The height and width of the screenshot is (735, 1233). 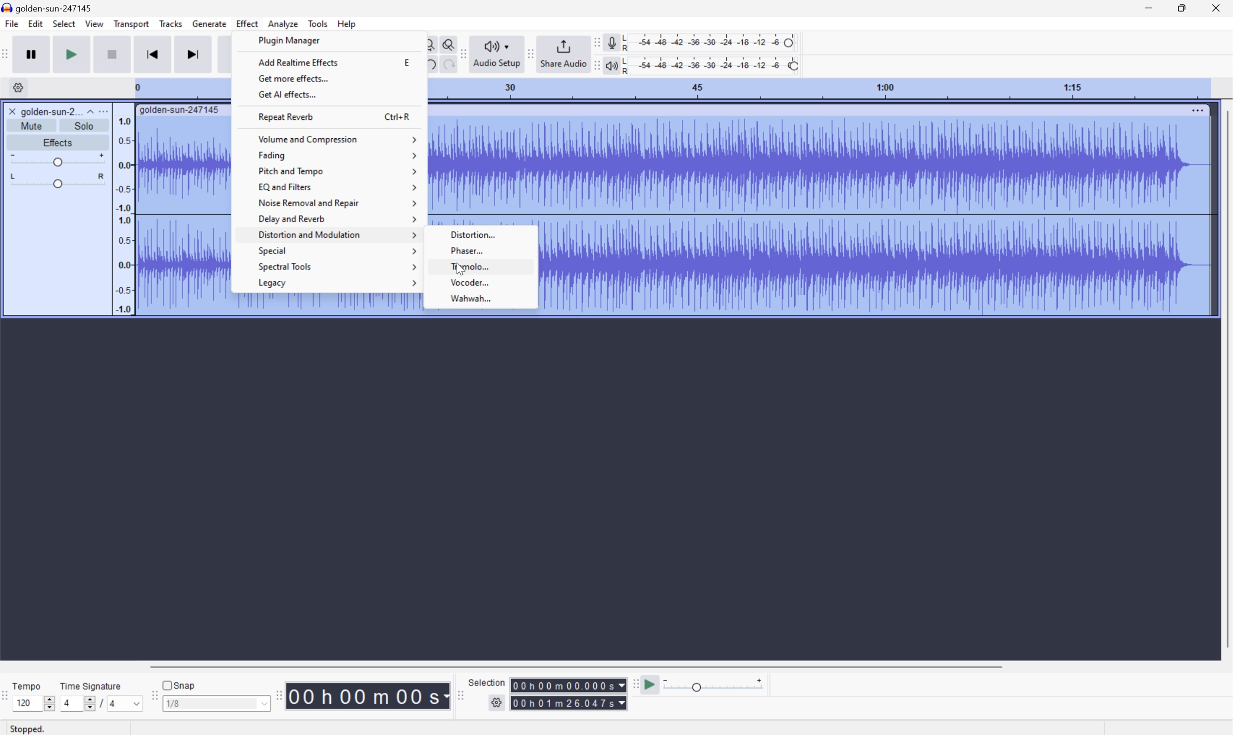 I want to click on Close, so click(x=1219, y=7).